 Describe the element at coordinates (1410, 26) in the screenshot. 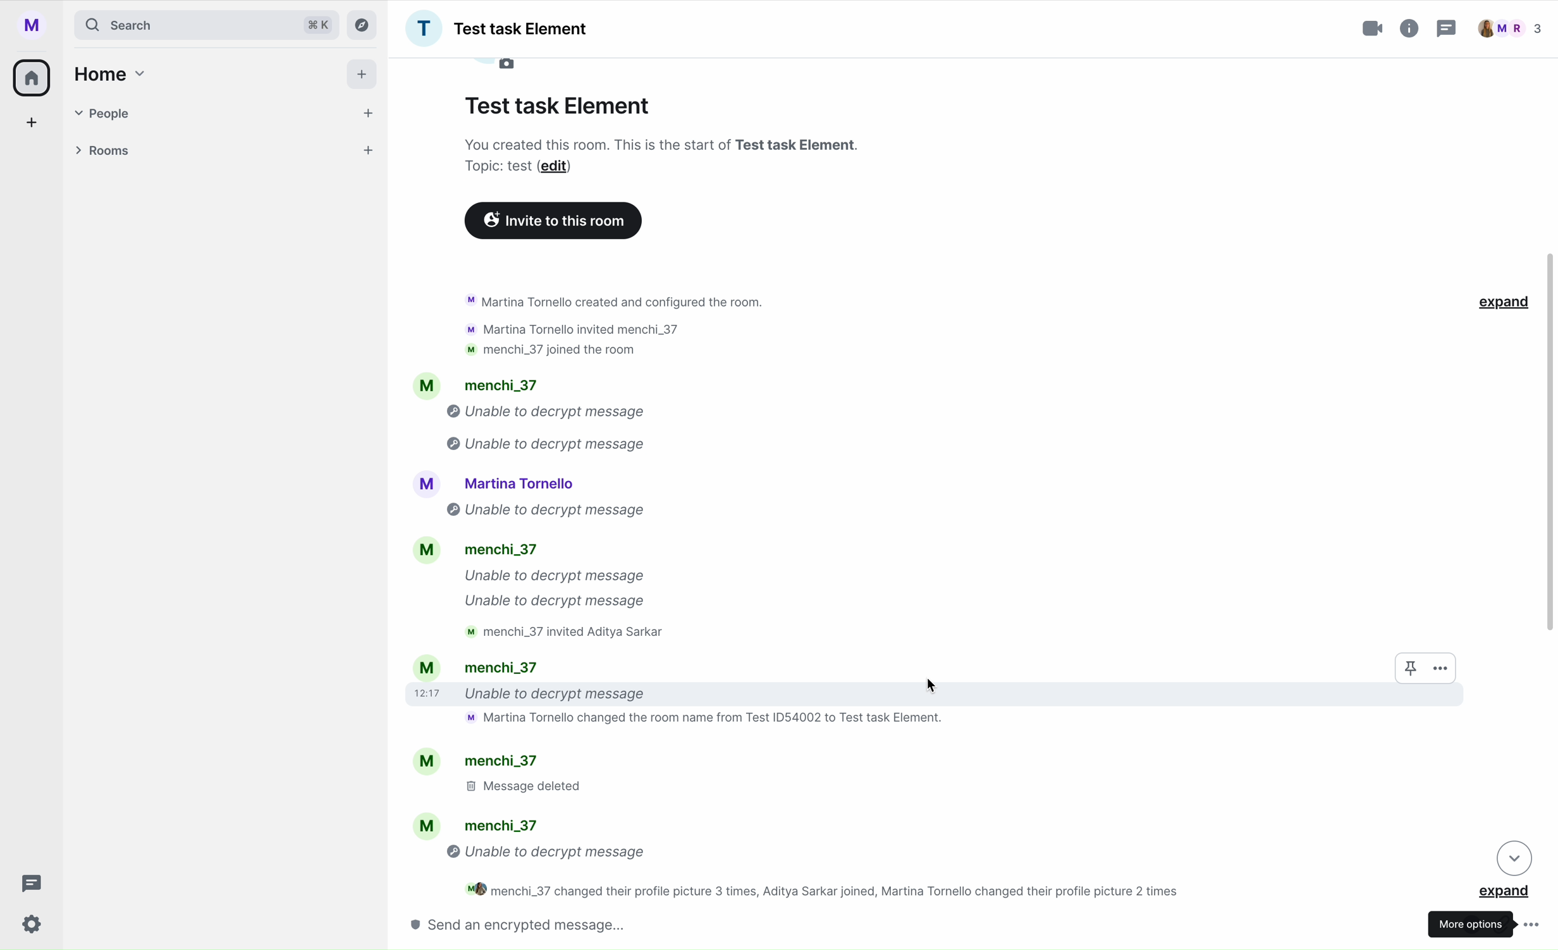

I see `information` at that location.